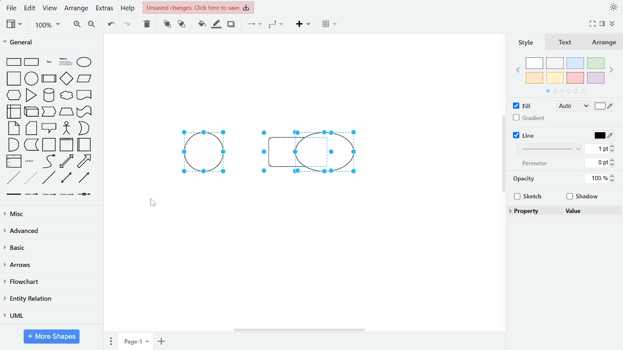 Image resolution: width=623 pixels, height=350 pixels. I want to click on triangle, so click(31, 95).